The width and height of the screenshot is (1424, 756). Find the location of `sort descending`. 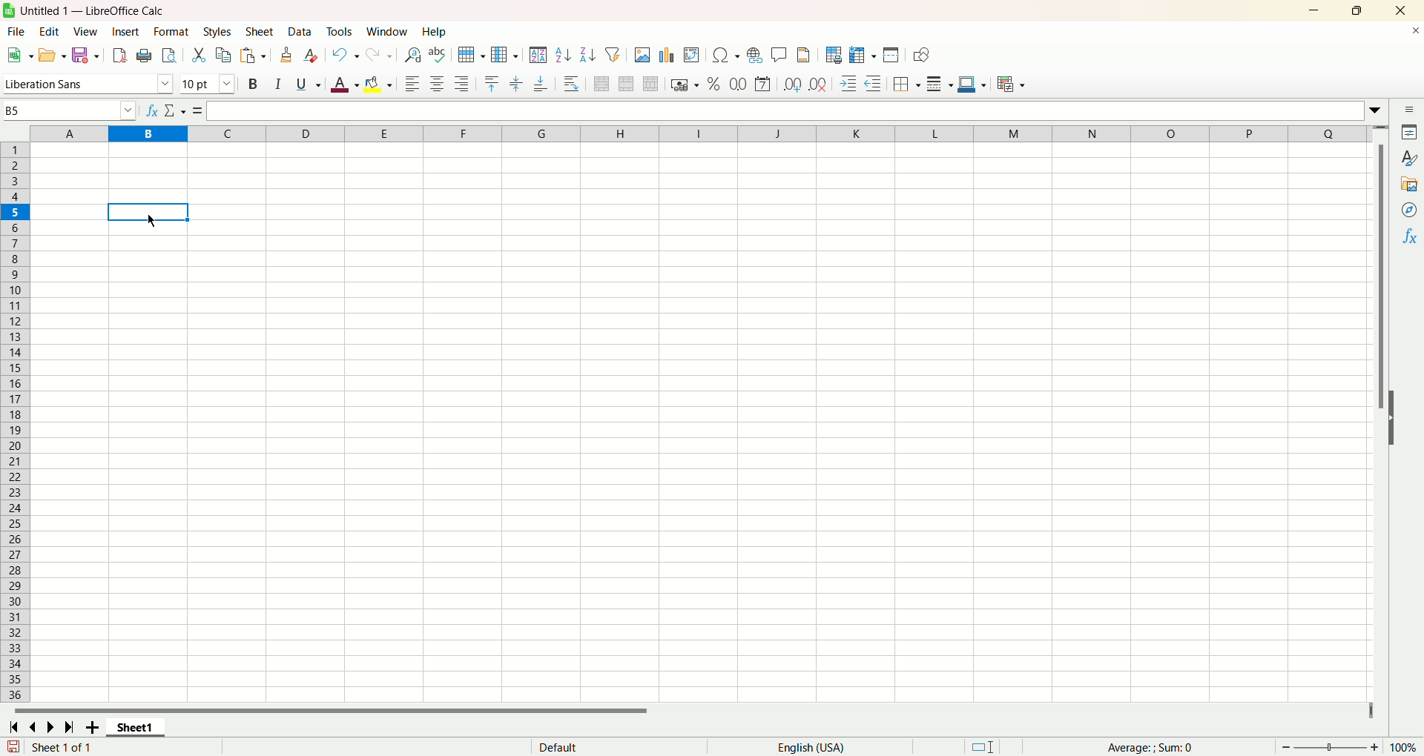

sort descending is located at coordinates (587, 53).